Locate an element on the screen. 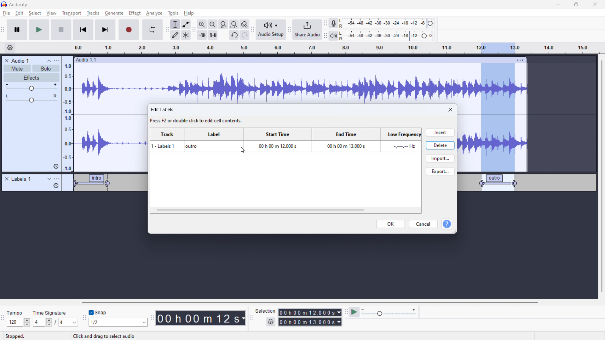  pause is located at coordinates (17, 30).